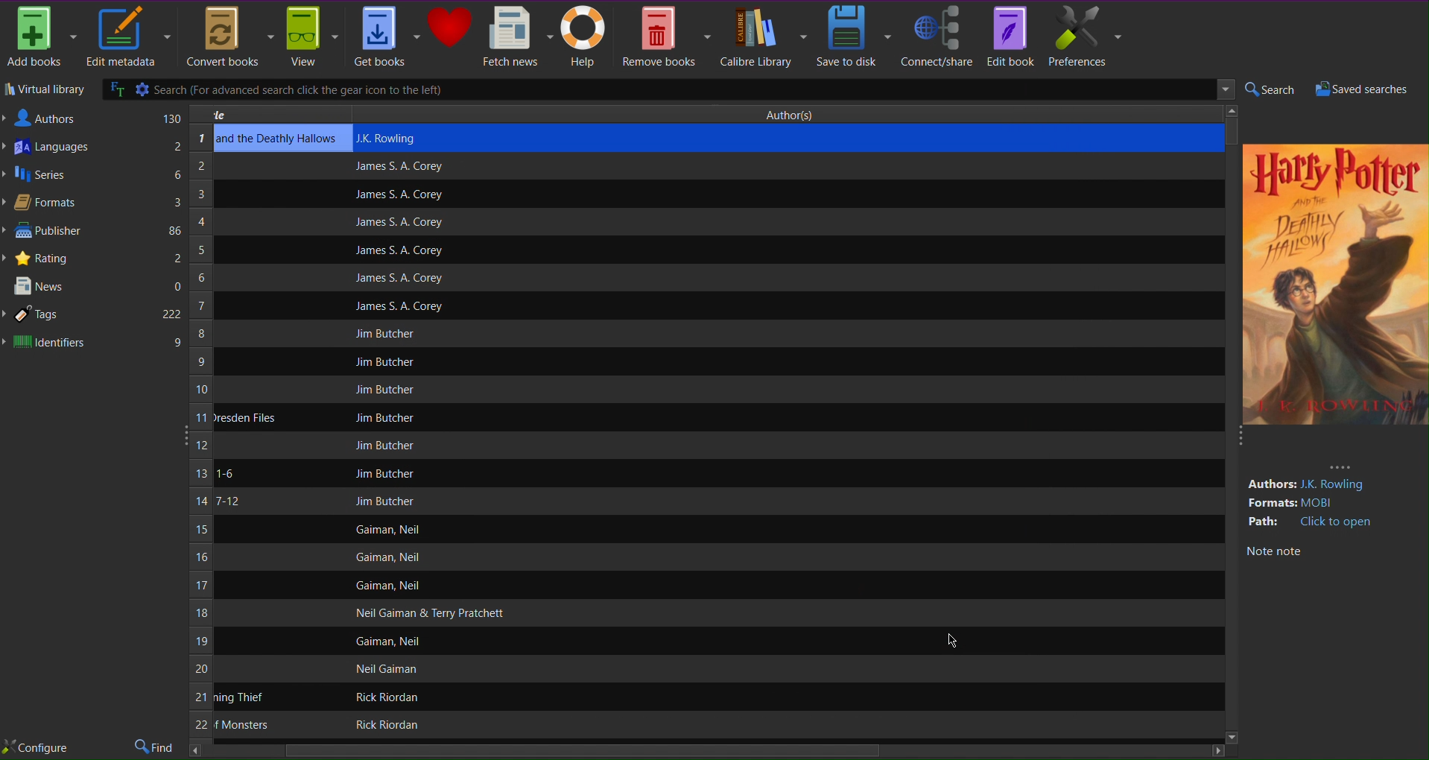 Image resolution: width=1429 pixels, height=760 pixels. I want to click on Jim Butcher, so click(381, 363).